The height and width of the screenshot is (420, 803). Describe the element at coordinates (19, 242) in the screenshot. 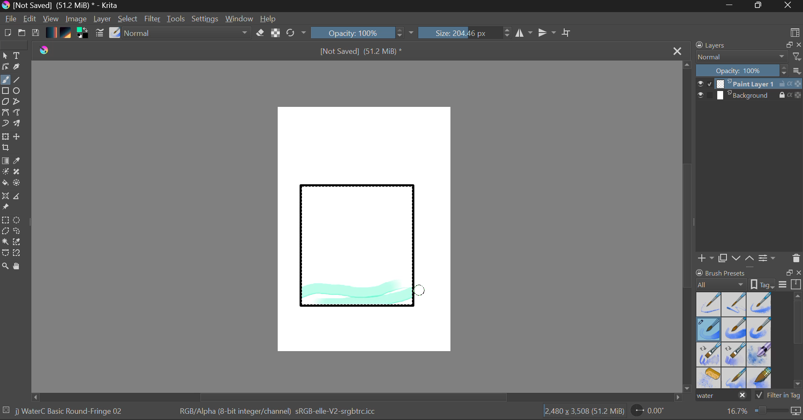

I see `Similar Color Selector` at that location.